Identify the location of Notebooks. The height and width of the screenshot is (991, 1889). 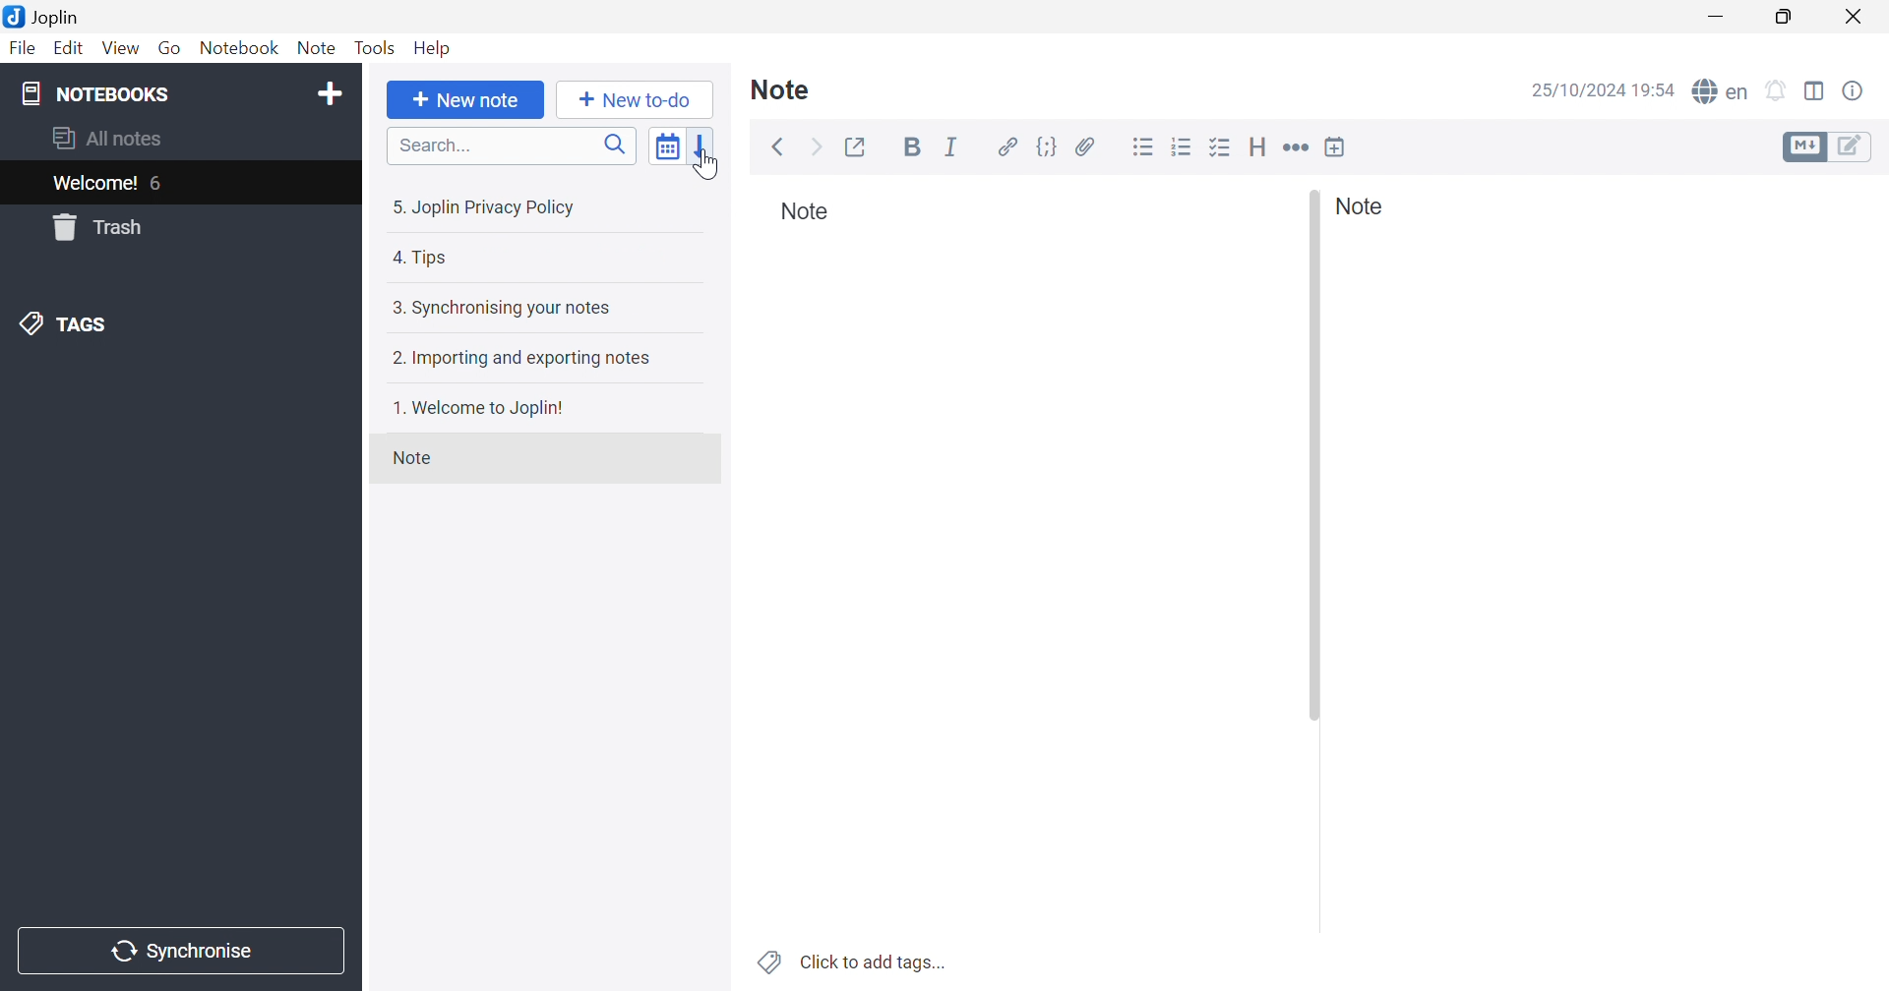
(98, 95).